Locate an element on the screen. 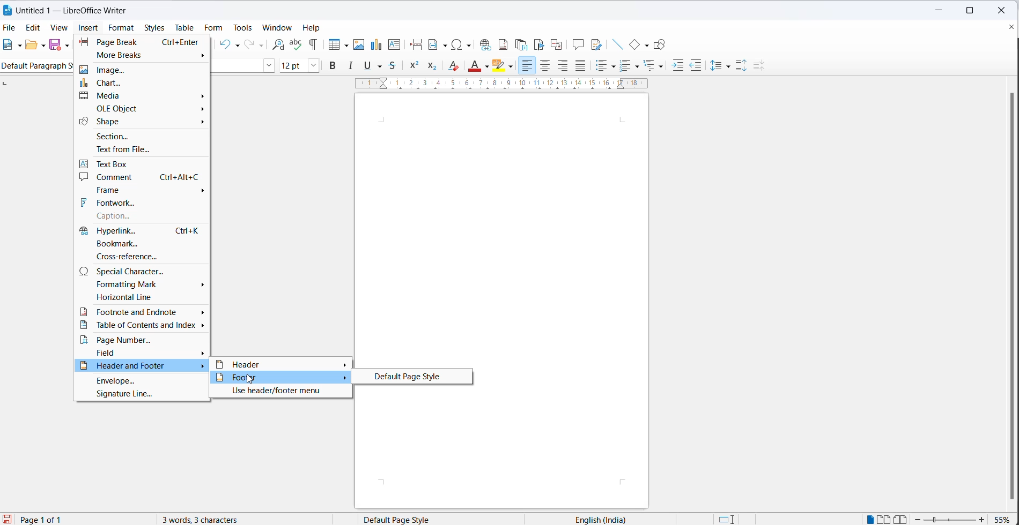 Image resolution: width=1019 pixels, height=525 pixels. zoom decrease is located at coordinates (918, 520).